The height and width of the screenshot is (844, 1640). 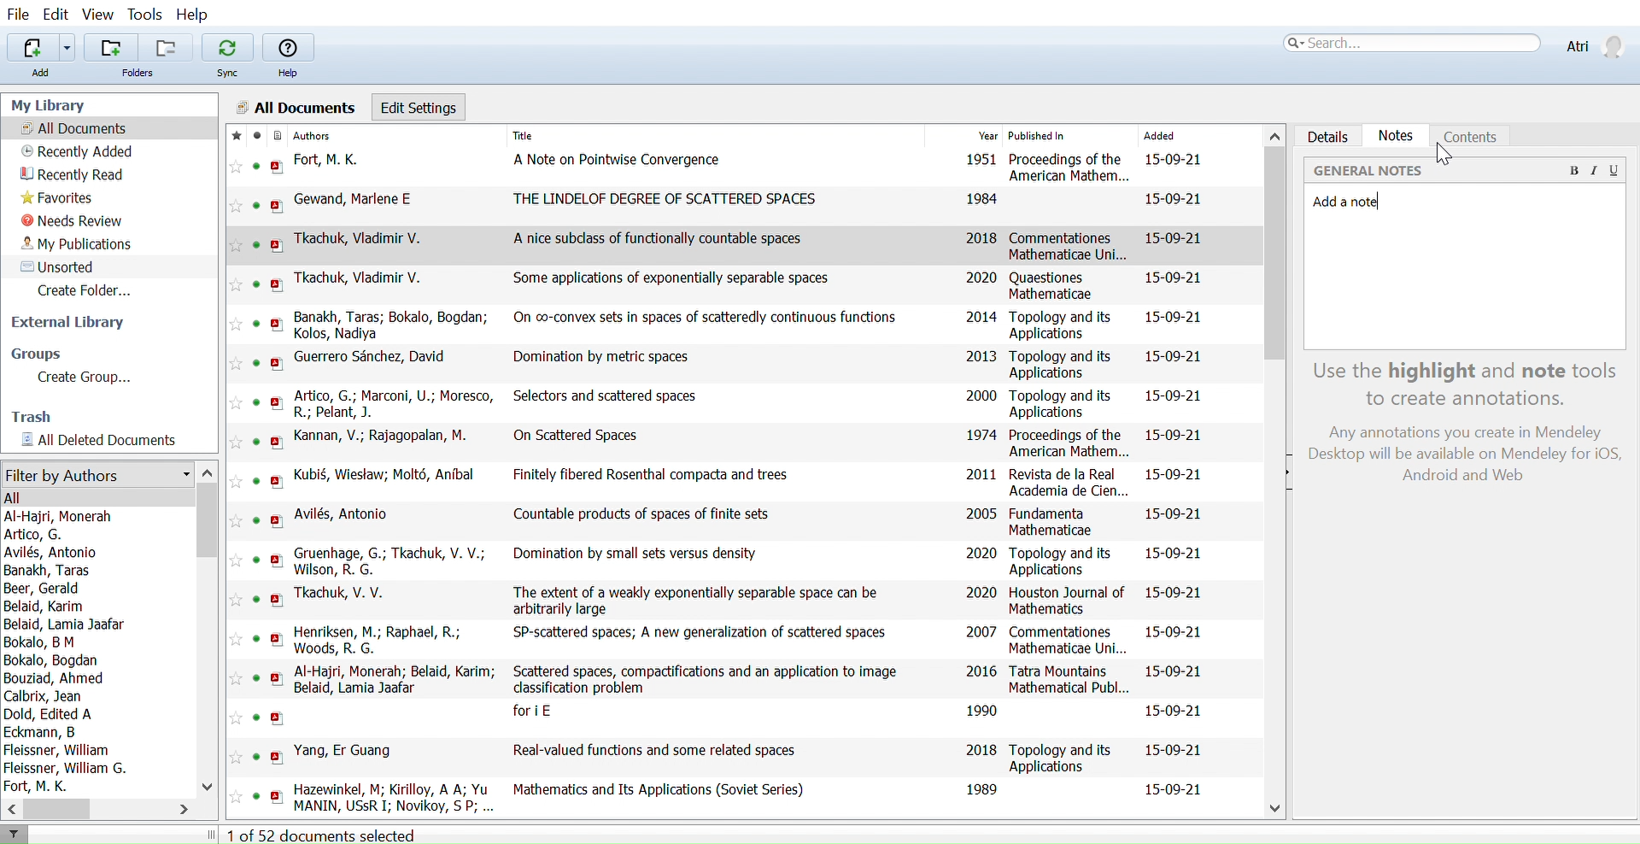 What do you see at coordinates (1178, 357) in the screenshot?
I see `15-09-21` at bounding box center [1178, 357].